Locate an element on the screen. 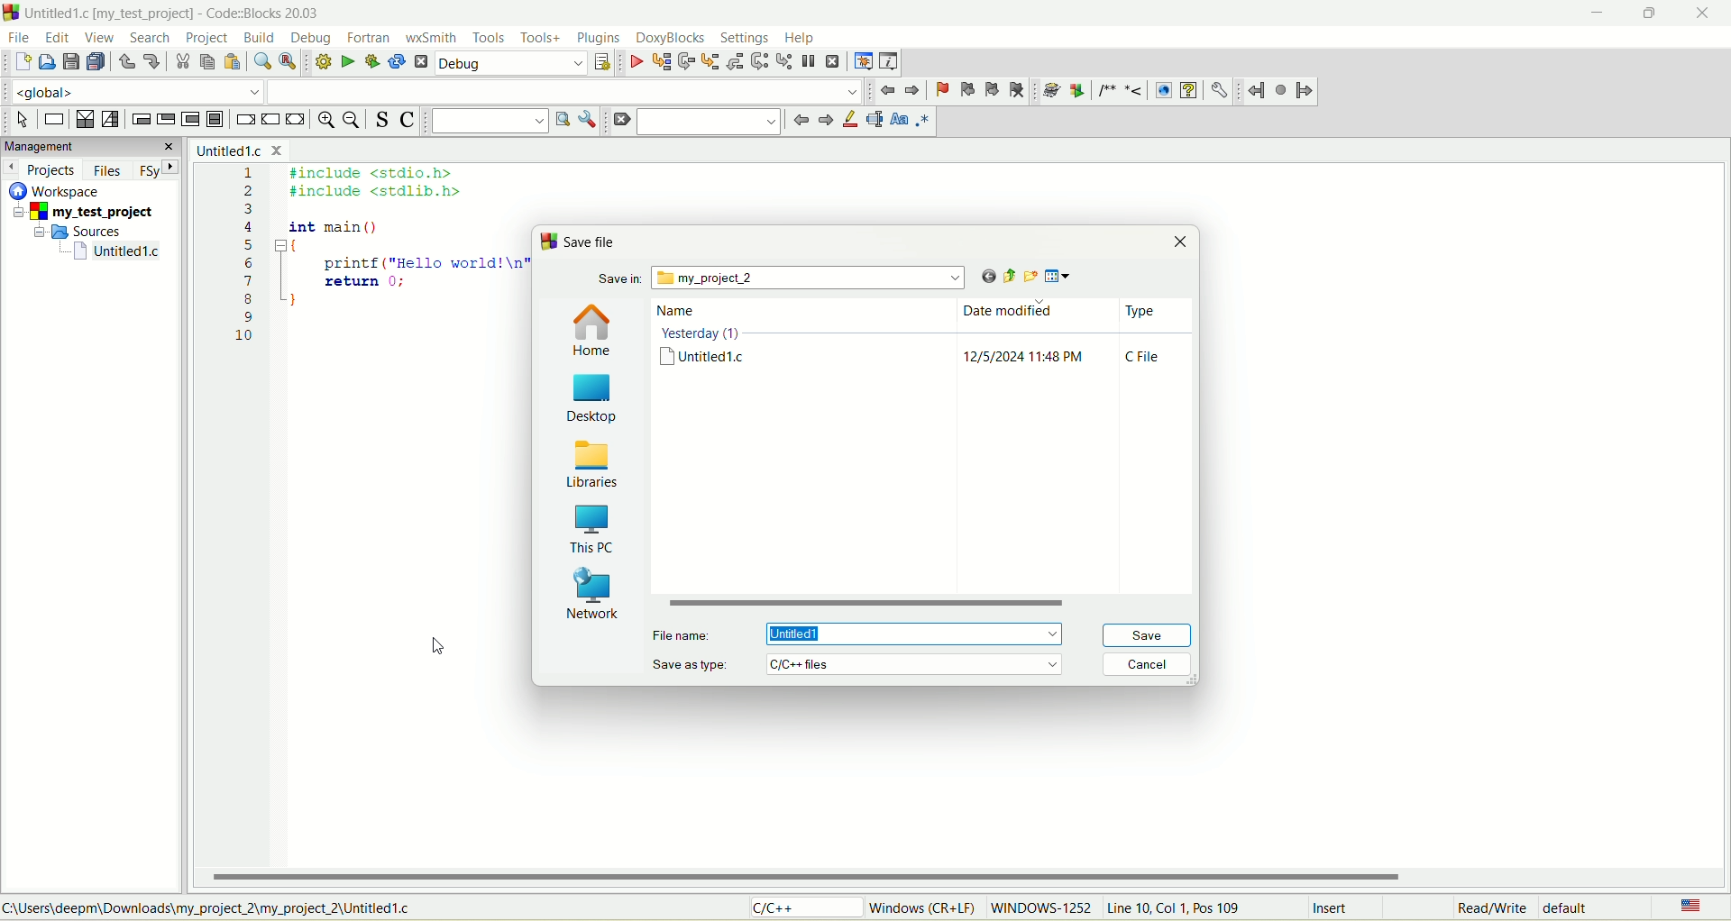  libraries is located at coordinates (593, 461).